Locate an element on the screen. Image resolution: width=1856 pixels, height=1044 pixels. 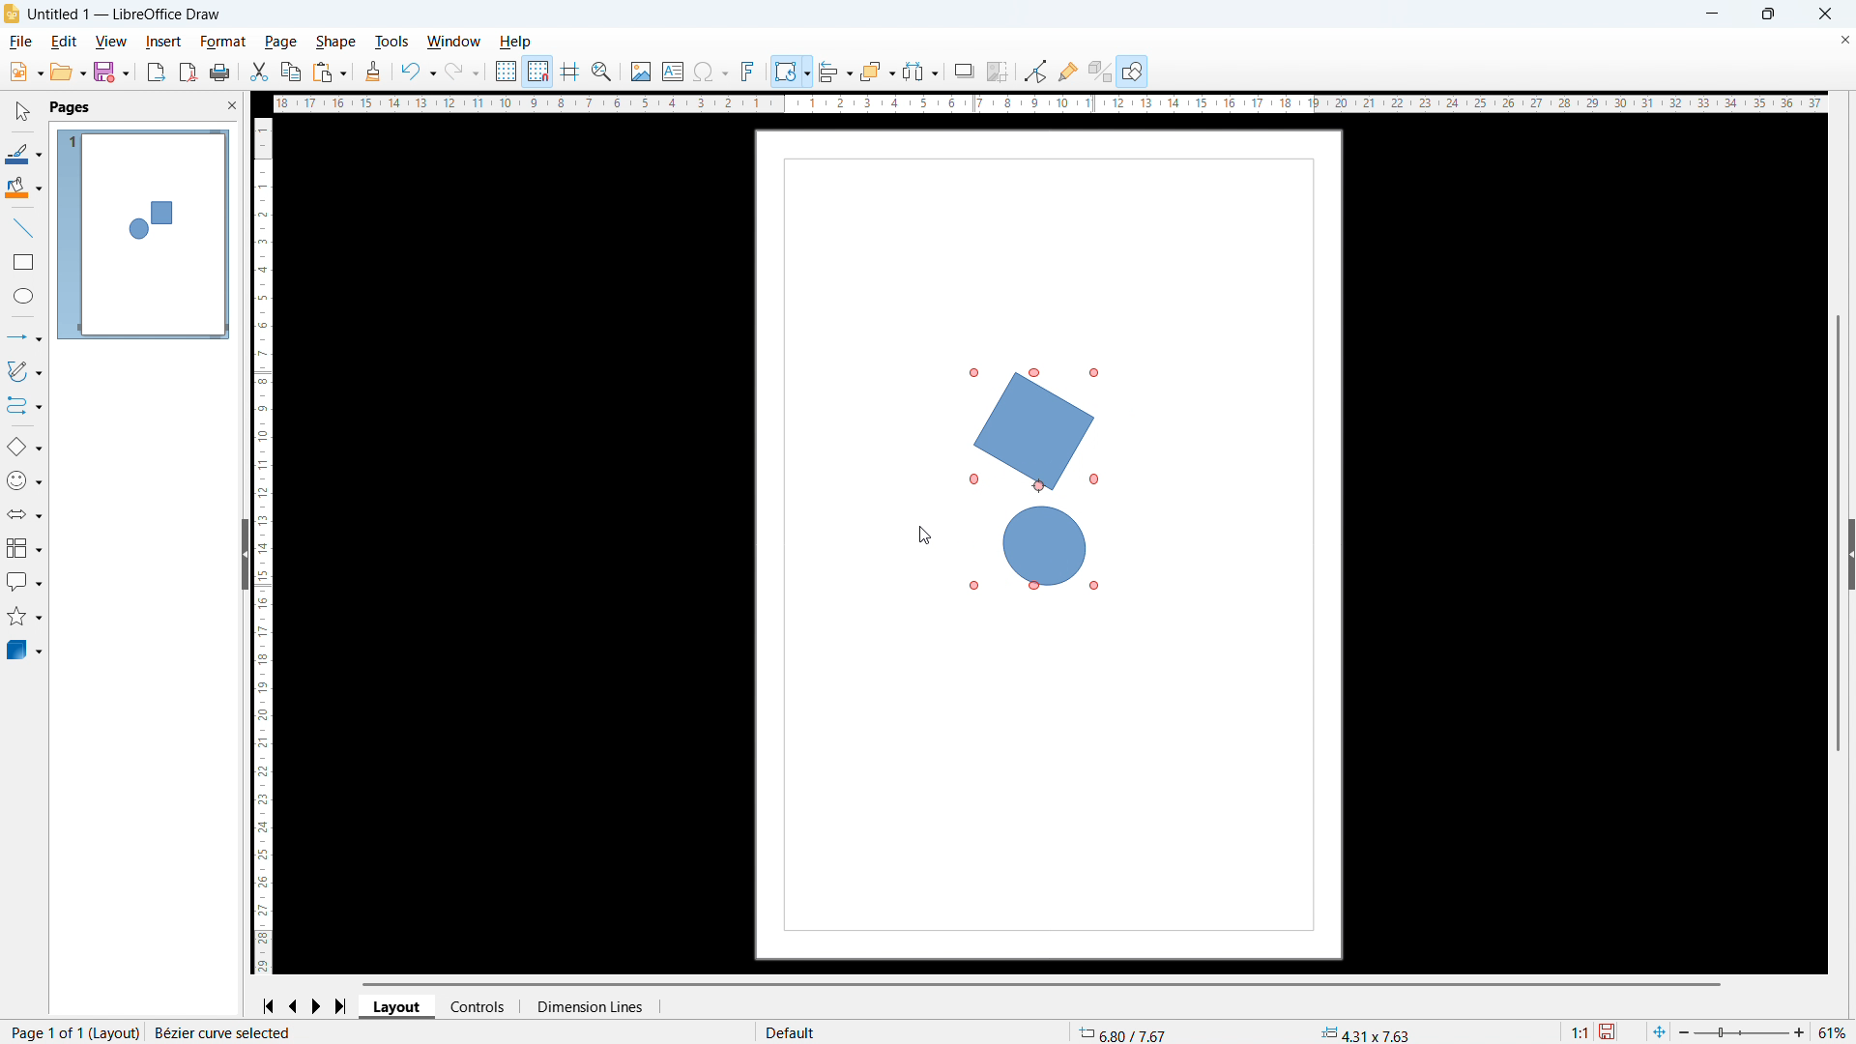
Print  is located at coordinates (220, 72).